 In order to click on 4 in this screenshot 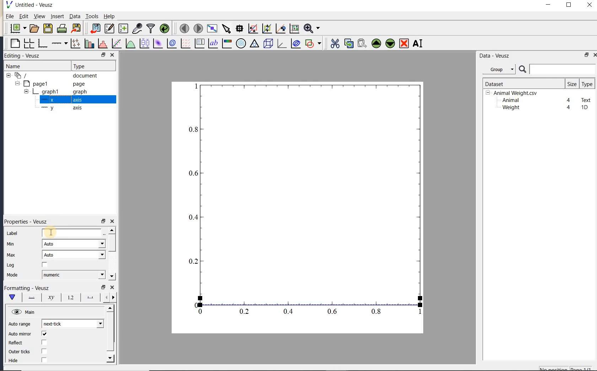, I will do `click(569, 108)`.